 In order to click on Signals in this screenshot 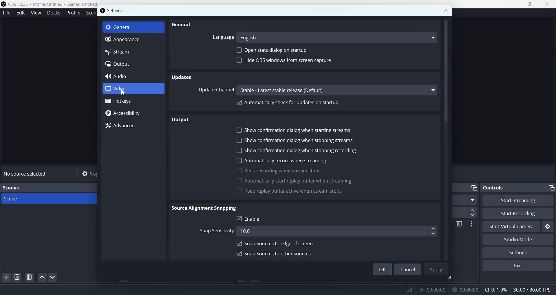, I will do `click(407, 289)`.